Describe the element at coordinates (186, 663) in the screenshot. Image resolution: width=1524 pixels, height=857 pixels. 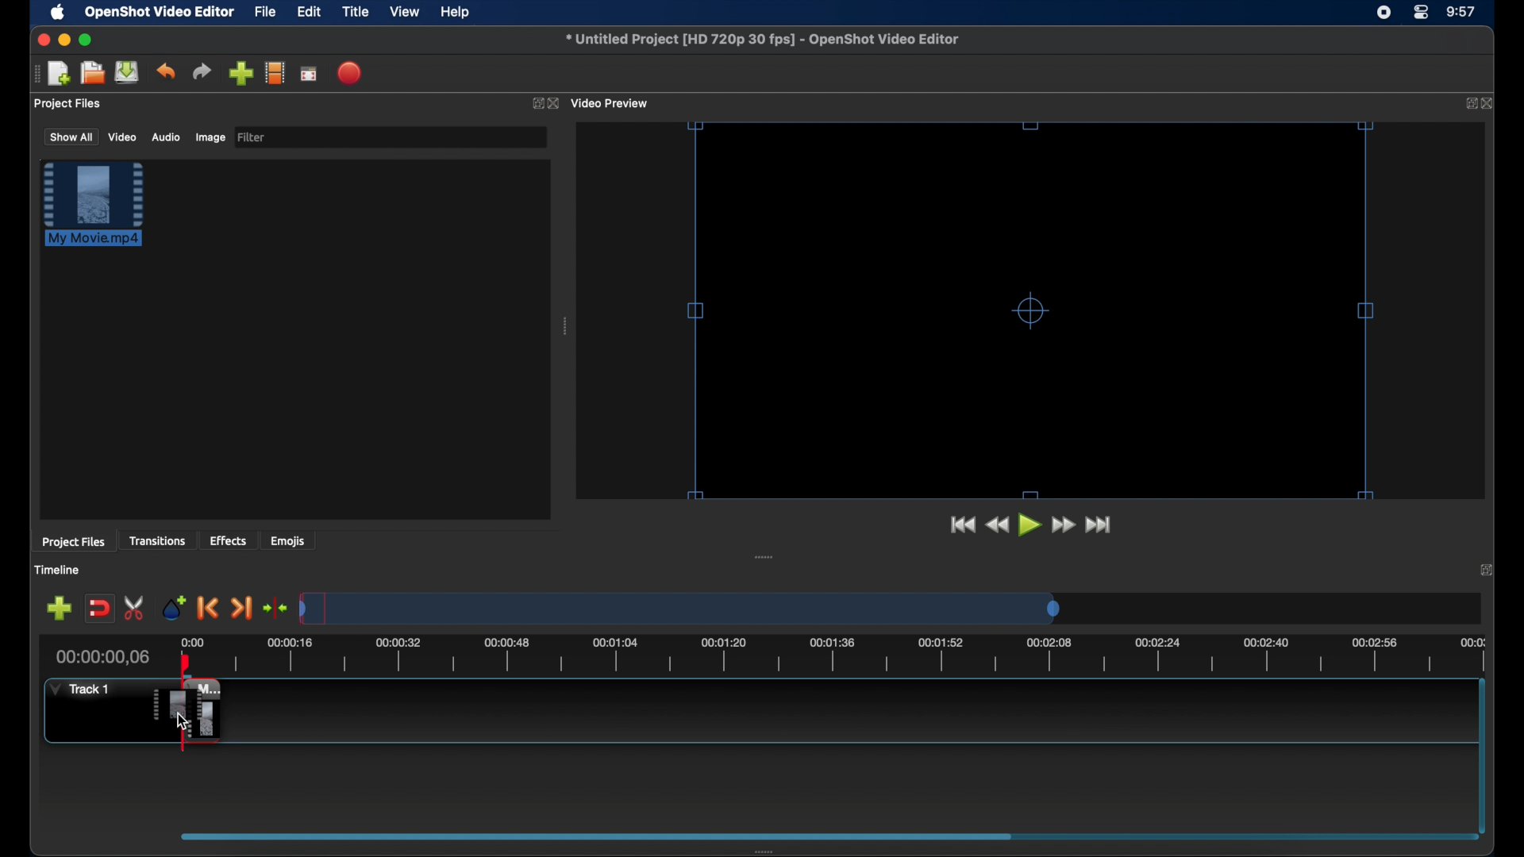
I see `playhead` at that location.